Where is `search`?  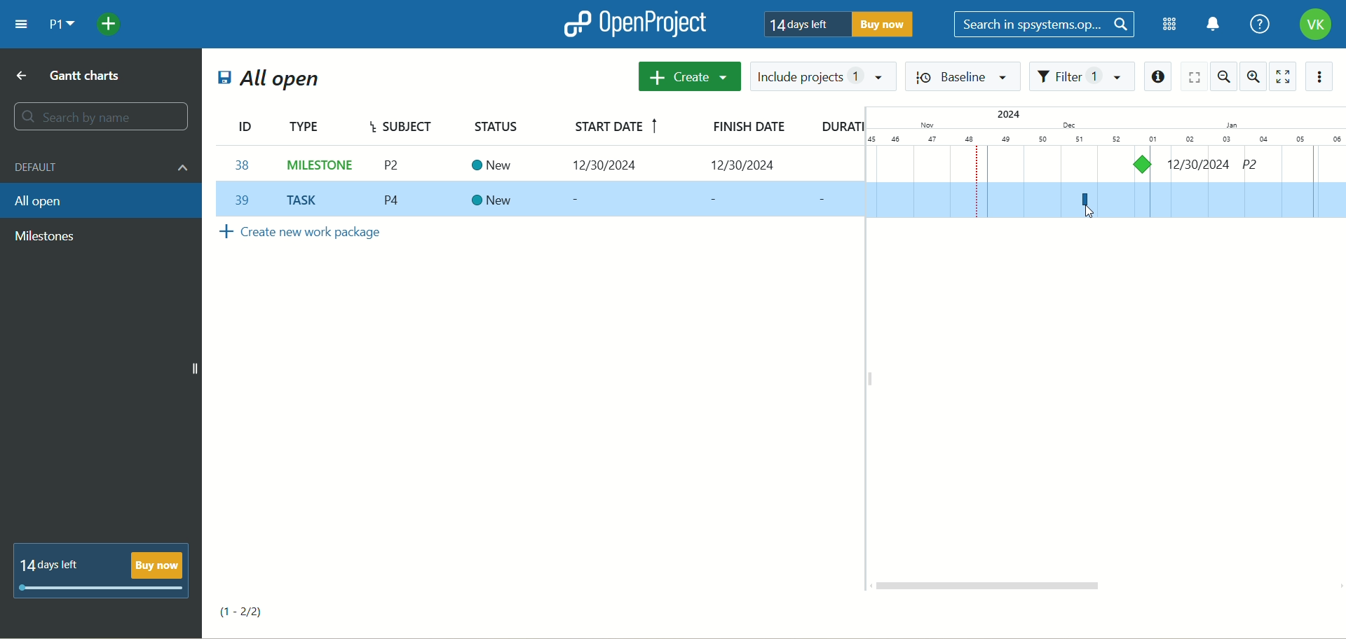 search is located at coordinates (1046, 25).